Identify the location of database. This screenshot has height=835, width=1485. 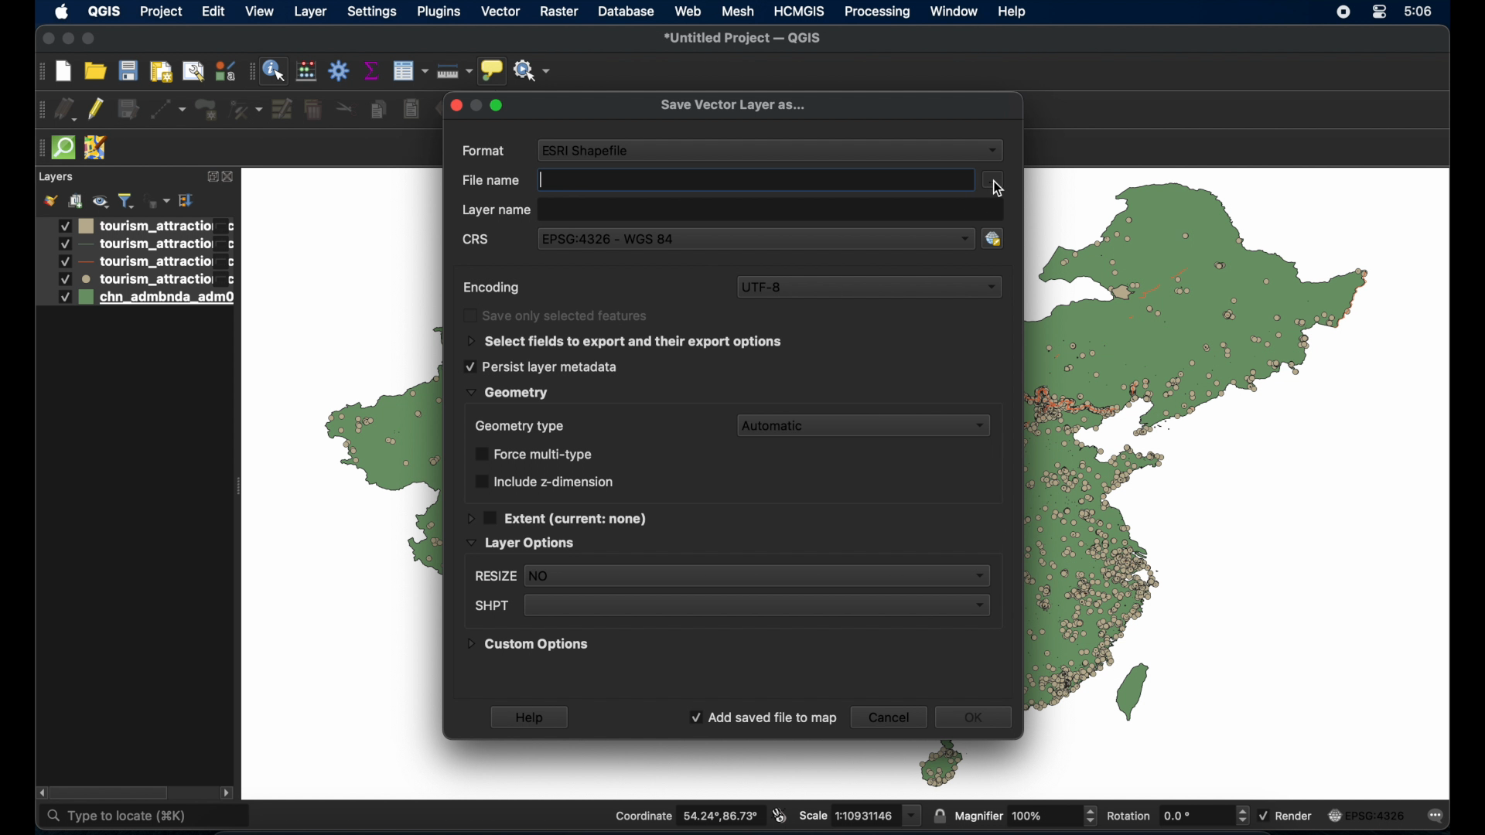
(626, 12).